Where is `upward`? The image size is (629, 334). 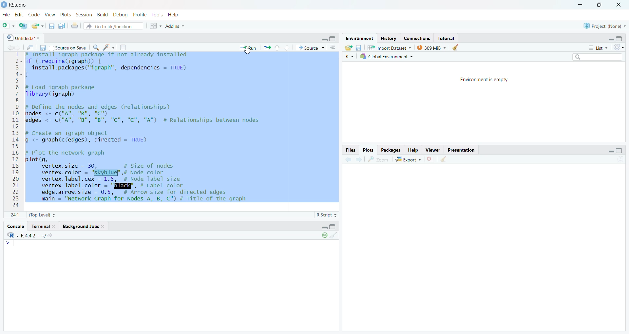 upward is located at coordinates (279, 48).